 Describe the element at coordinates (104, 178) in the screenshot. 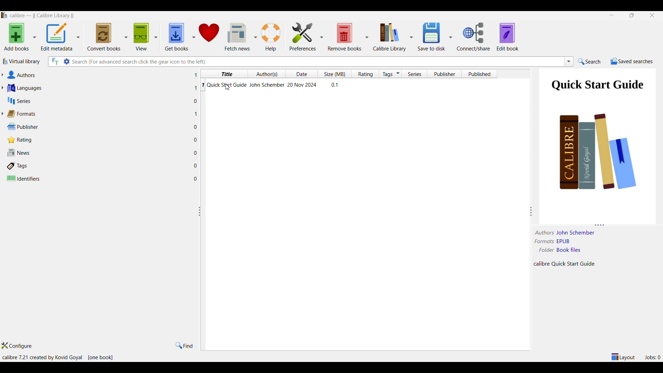

I see `identifiers` at that location.